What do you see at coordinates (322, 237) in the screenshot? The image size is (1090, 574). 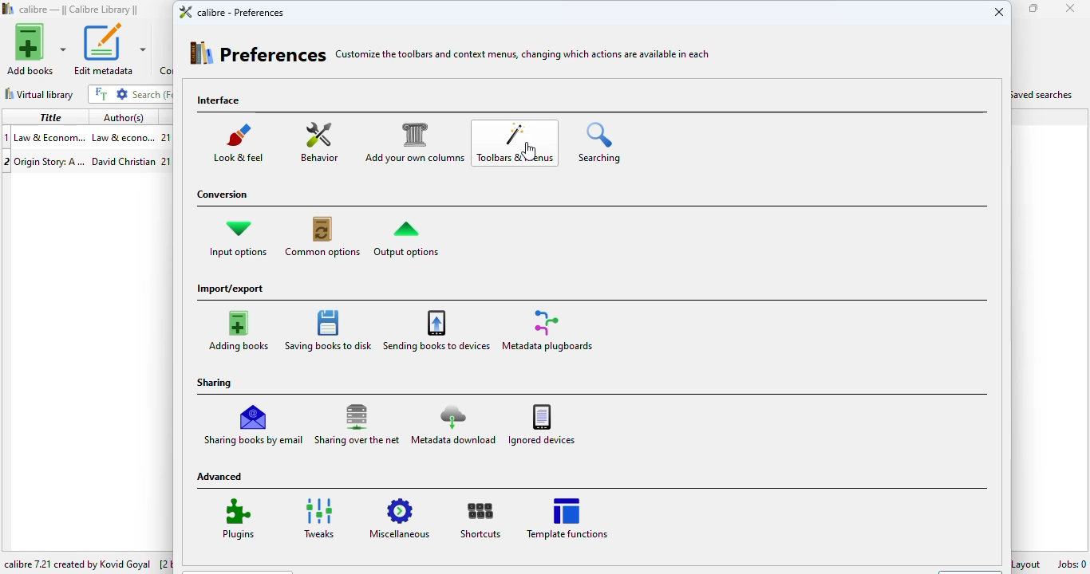 I see `common options` at bounding box center [322, 237].